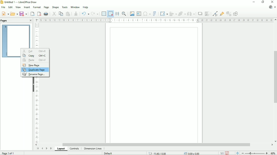  What do you see at coordinates (37, 7) in the screenshot?
I see `Format` at bounding box center [37, 7].